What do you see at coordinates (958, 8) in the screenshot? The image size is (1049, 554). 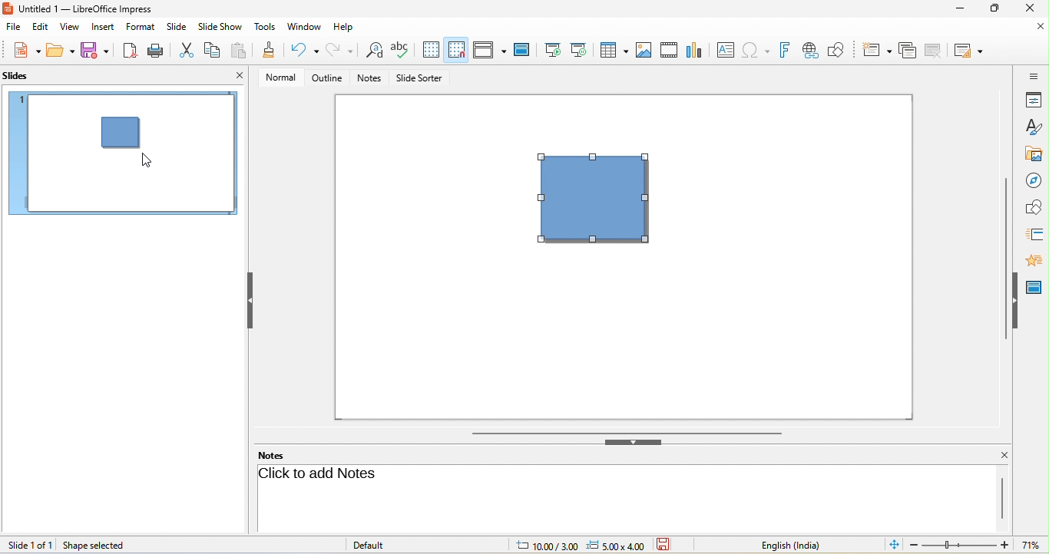 I see `minimize` at bounding box center [958, 8].